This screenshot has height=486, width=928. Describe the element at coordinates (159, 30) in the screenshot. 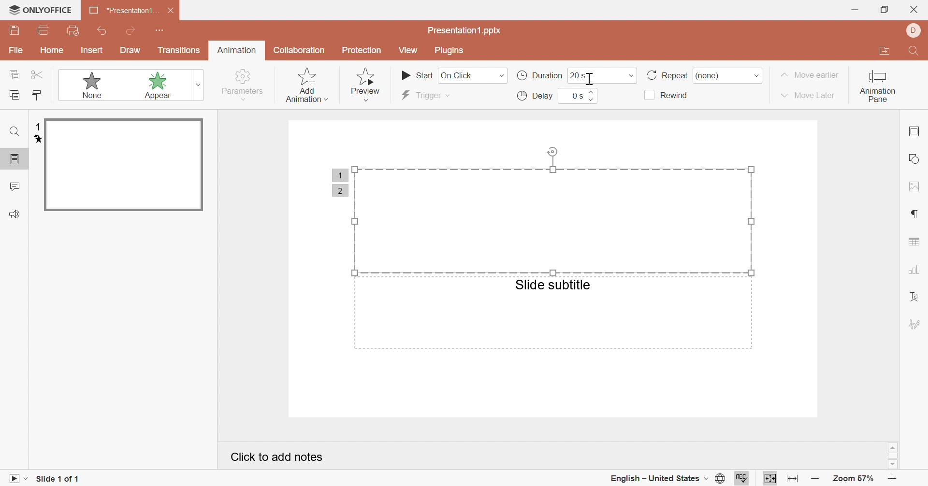

I see `customize quick access toolbar` at that location.